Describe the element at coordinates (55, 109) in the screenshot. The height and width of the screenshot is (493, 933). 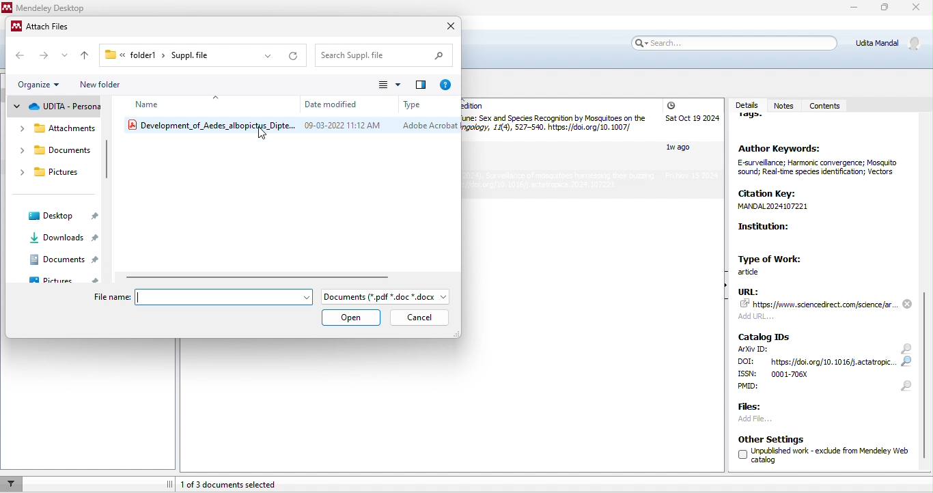
I see `udita personal` at that location.